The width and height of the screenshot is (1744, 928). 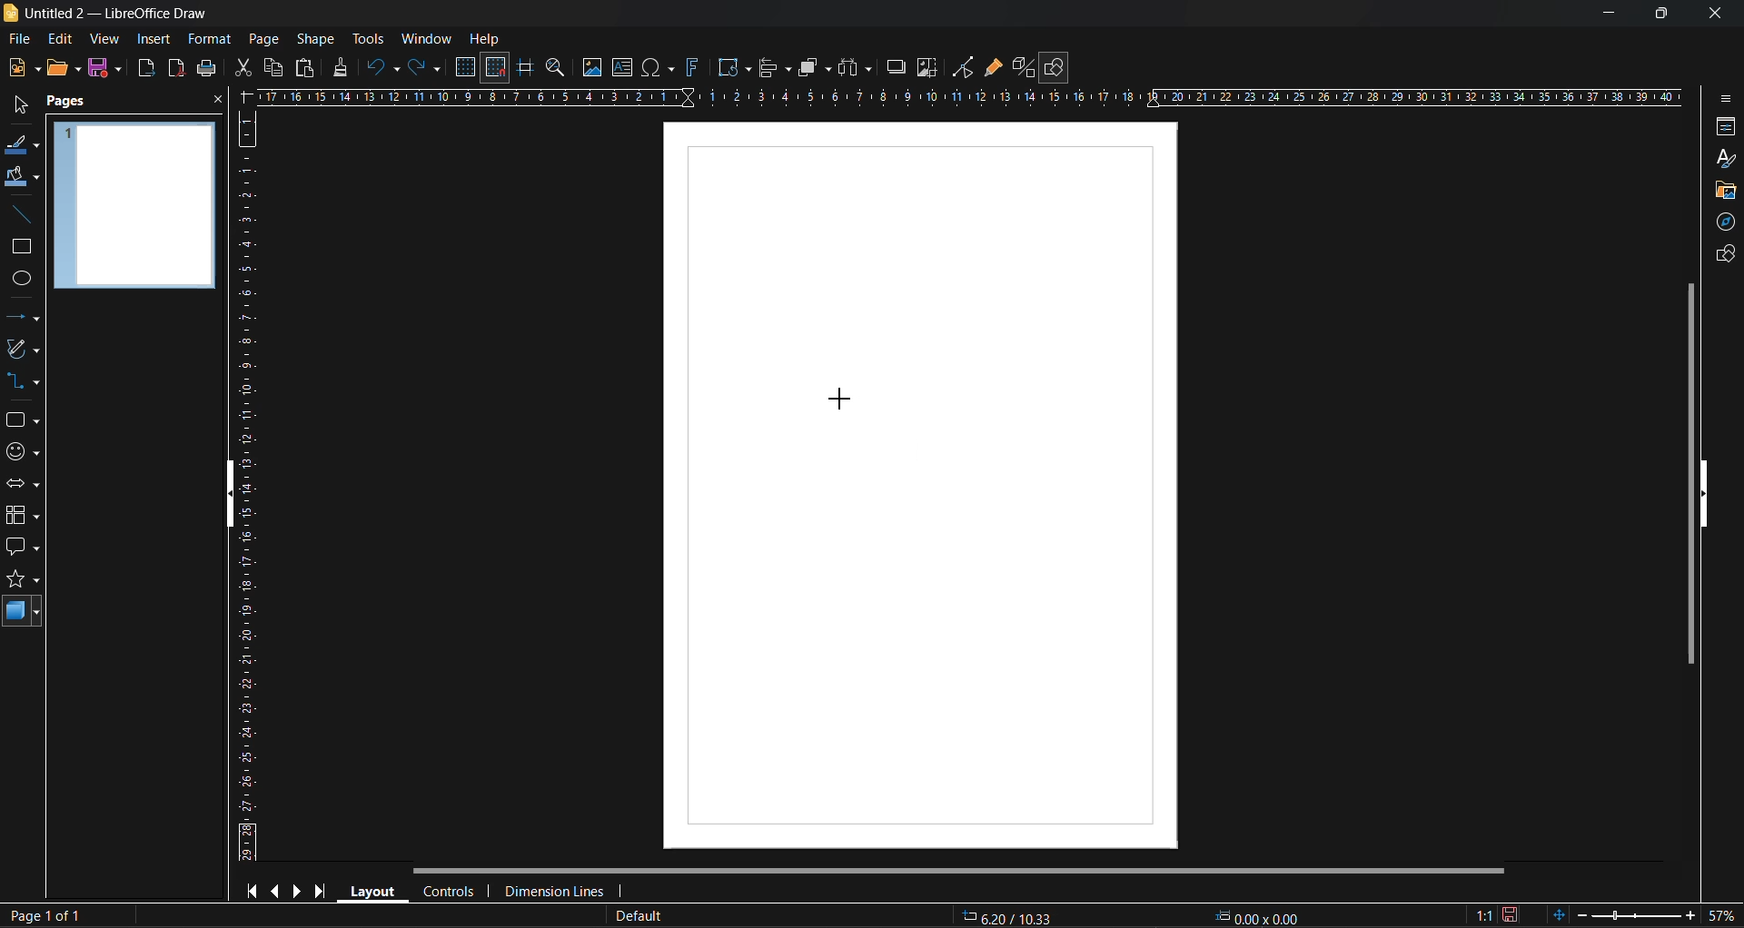 I want to click on styles, so click(x=1723, y=158).